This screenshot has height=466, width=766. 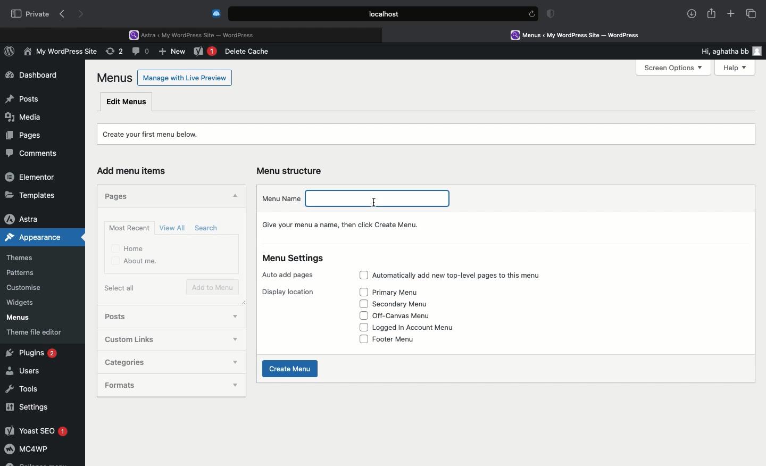 What do you see at coordinates (672, 68) in the screenshot?
I see `Screen Options` at bounding box center [672, 68].